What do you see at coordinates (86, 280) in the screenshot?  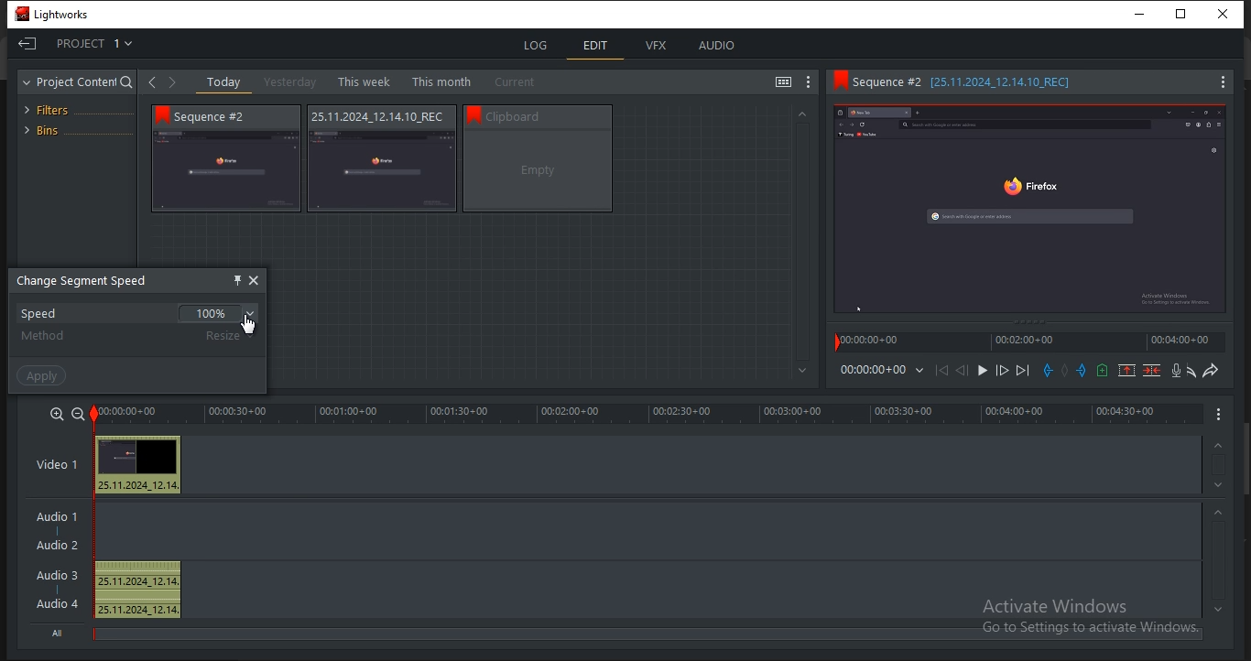 I see `change segment speed` at bounding box center [86, 280].